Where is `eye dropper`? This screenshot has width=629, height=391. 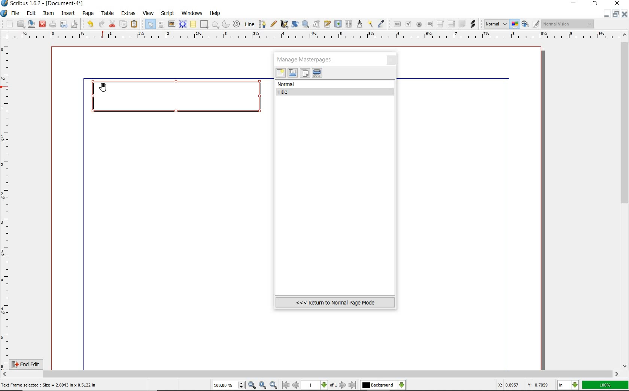 eye dropper is located at coordinates (382, 24).